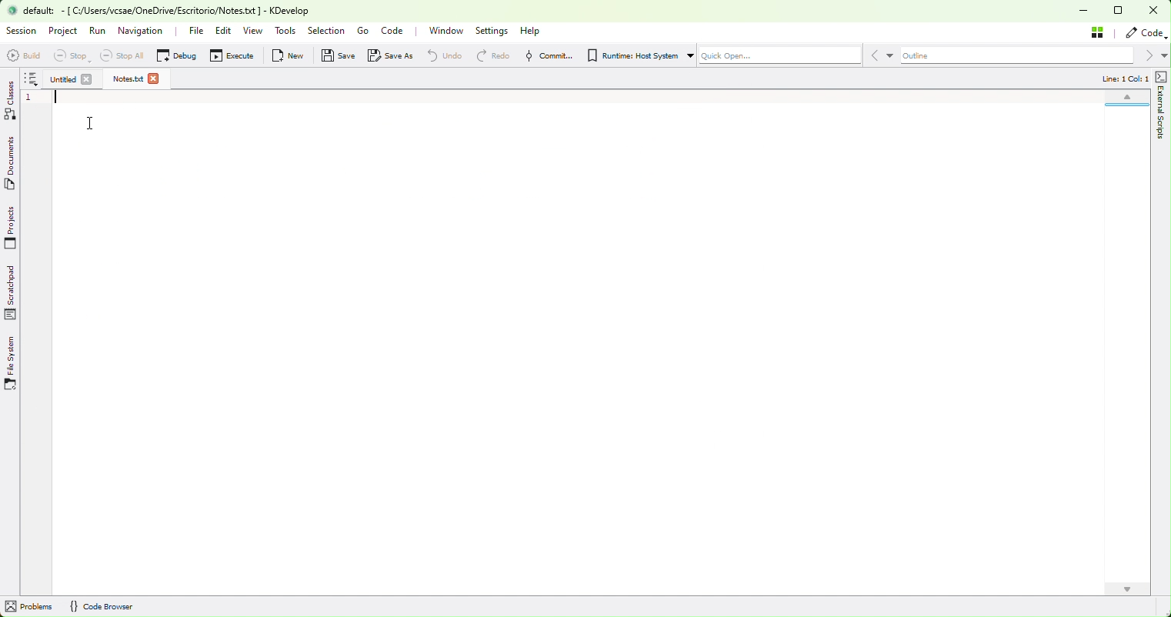 This screenshot has height=617, width=1171. Describe the element at coordinates (88, 123) in the screenshot. I see `cursor` at that location.